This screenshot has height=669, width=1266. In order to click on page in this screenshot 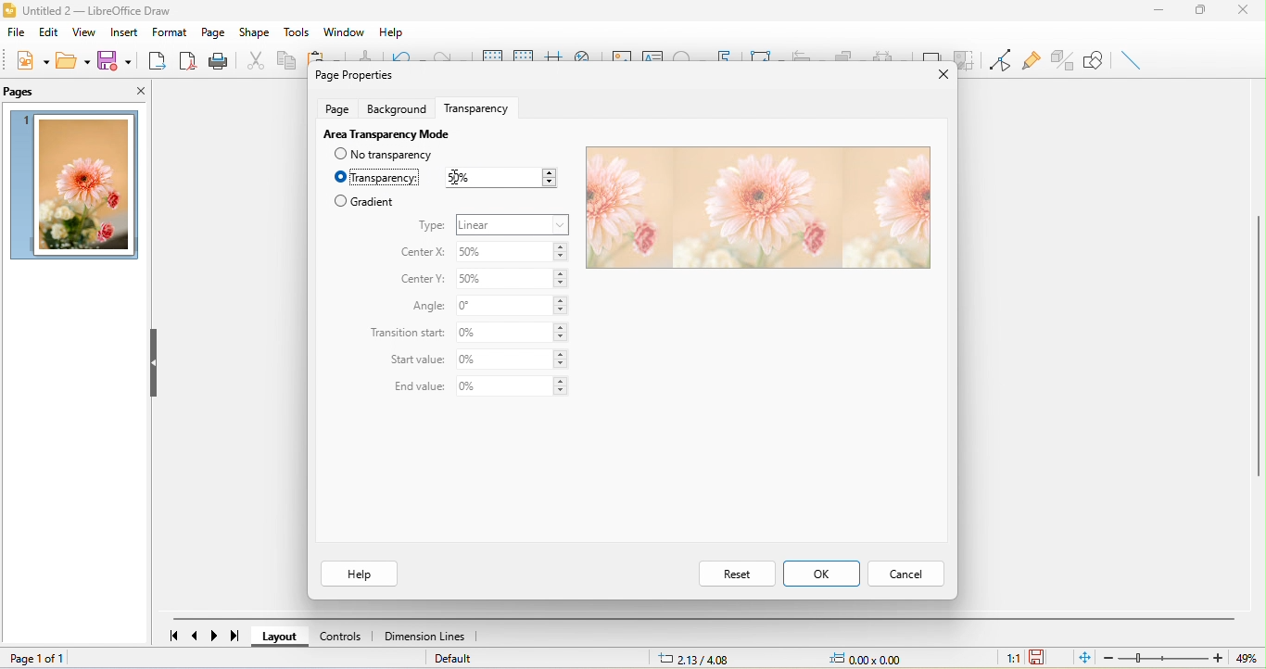, I will do `click(336, 107)`.